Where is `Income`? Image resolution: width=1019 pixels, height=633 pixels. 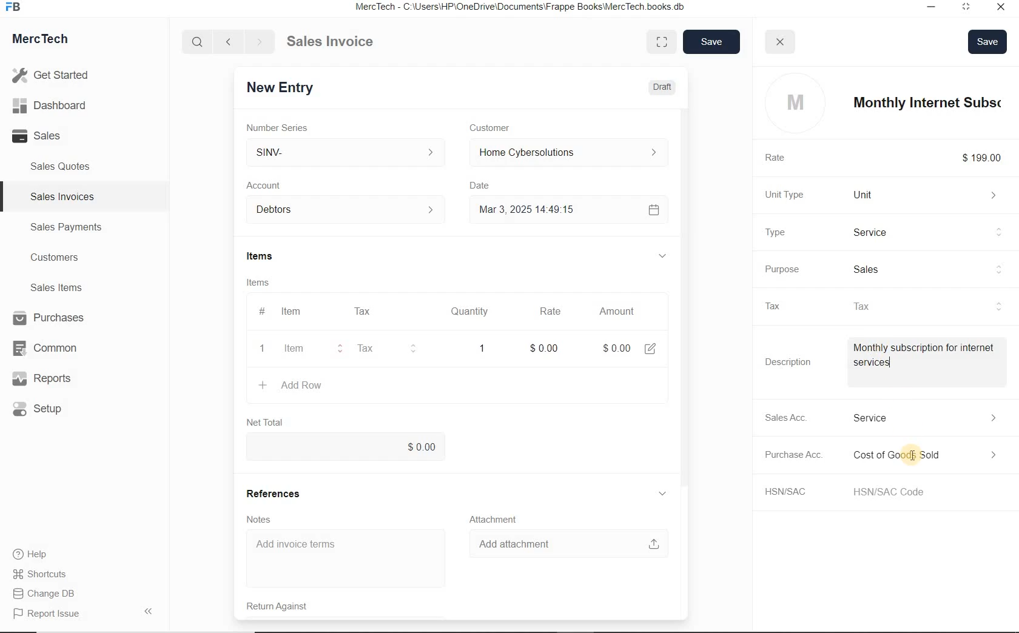 Income is located at coordinates (922, 417).